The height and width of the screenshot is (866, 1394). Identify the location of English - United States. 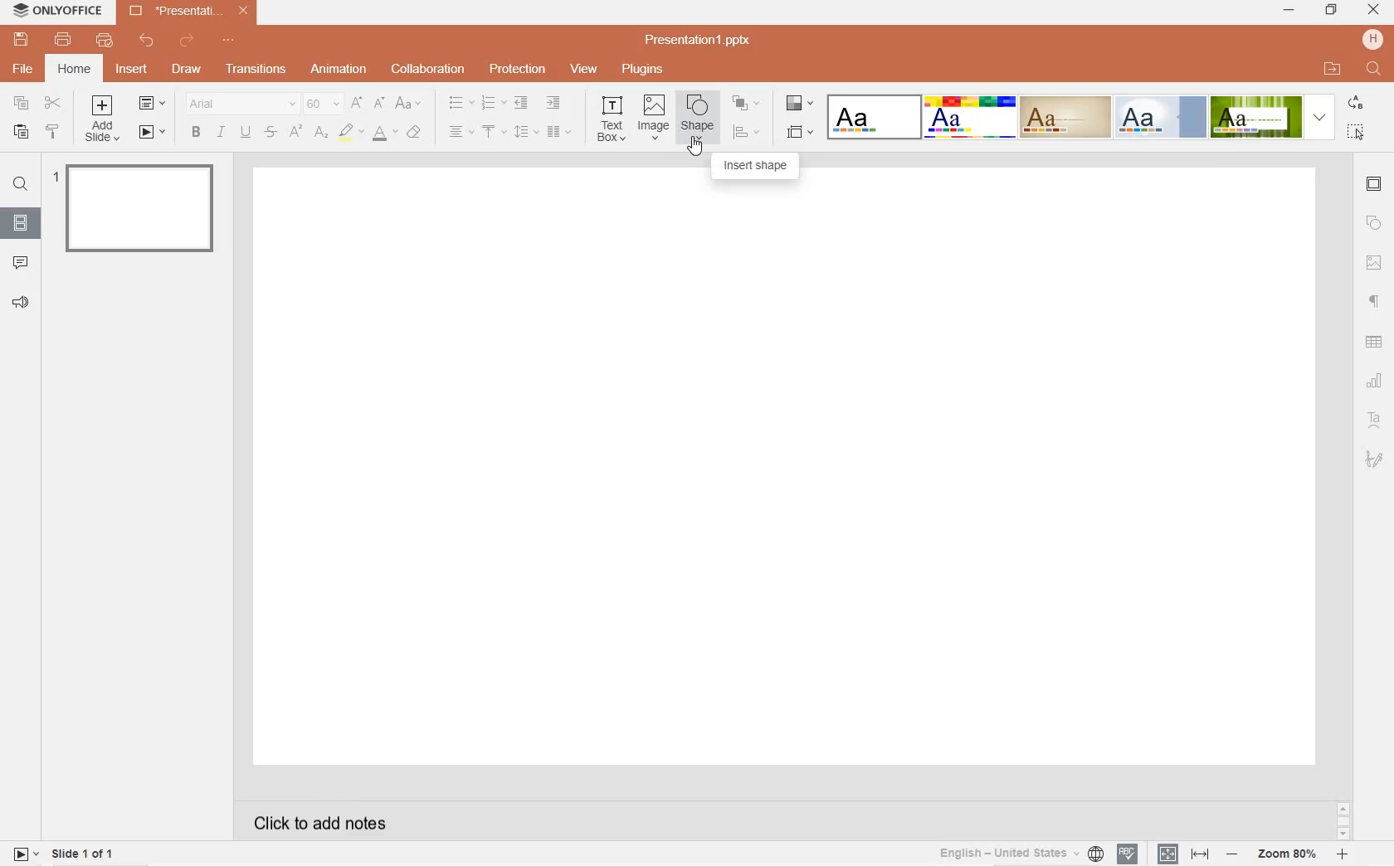
(1019, 854).